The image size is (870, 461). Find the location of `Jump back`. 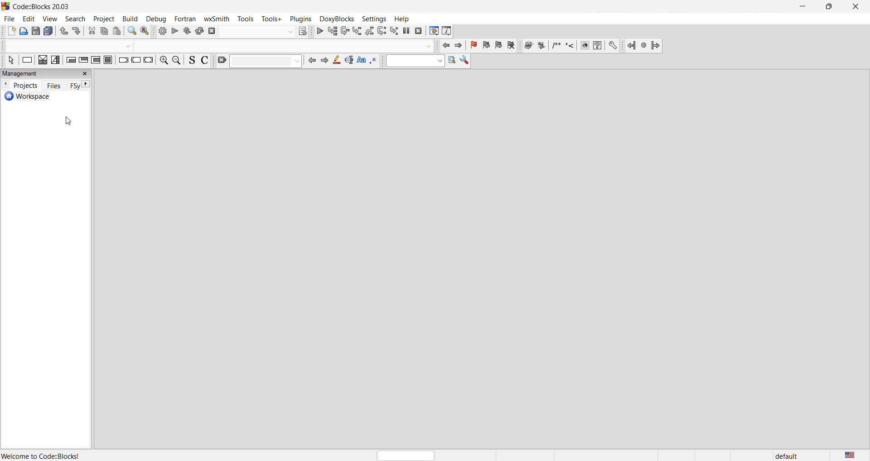

Jump back is located at coordinates (630, 47).